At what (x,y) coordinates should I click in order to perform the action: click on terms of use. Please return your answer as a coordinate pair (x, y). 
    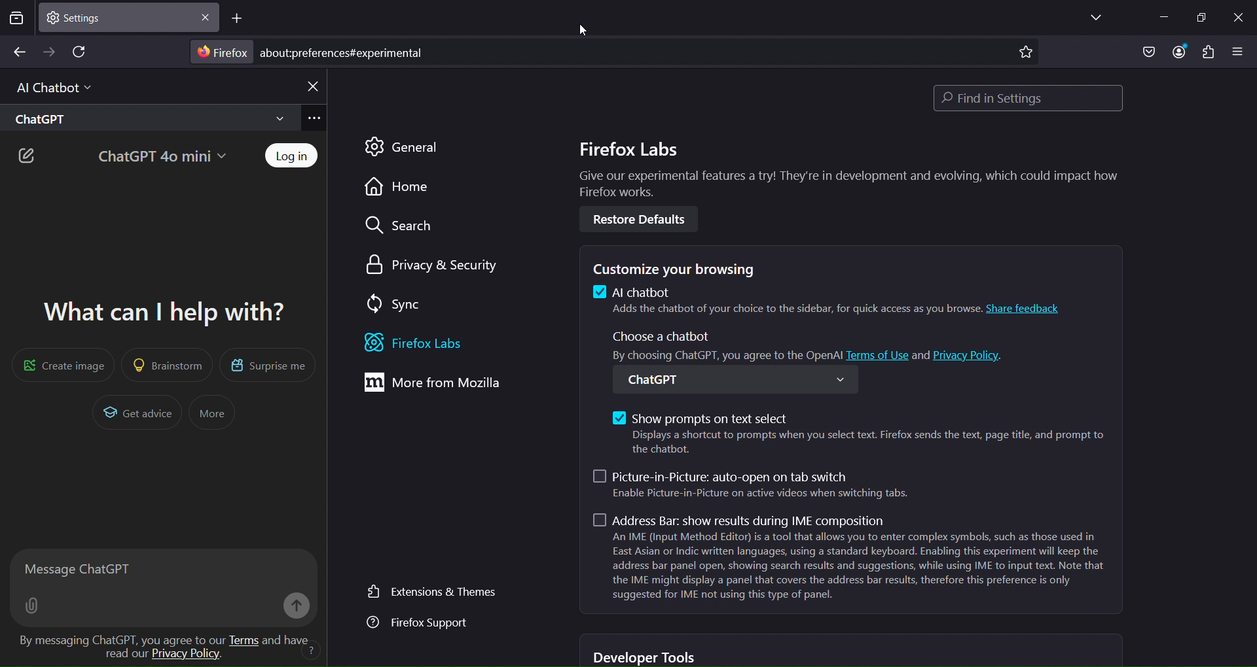
    Looking at the image, I should click on (880, 352).